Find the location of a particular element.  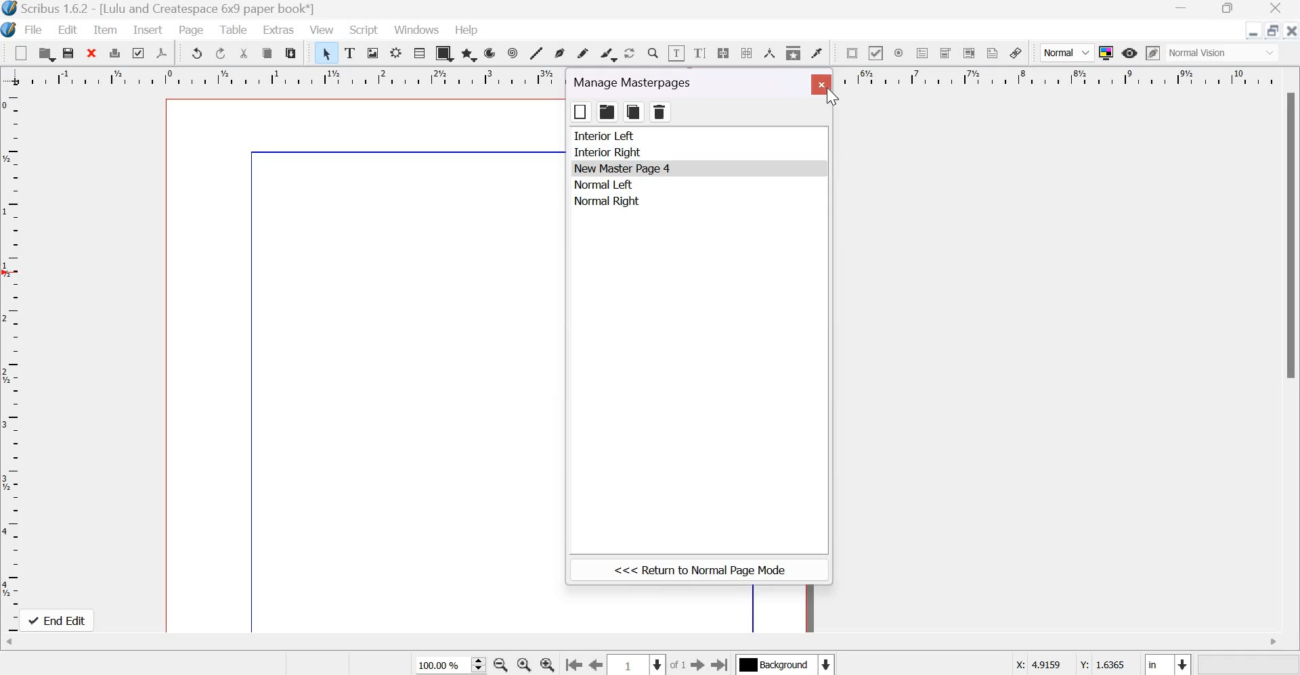

Scribus 1.6.2 - [Document Template: Lulu and Createspace 6*9 paper book] is located at coordinates (215, 9).